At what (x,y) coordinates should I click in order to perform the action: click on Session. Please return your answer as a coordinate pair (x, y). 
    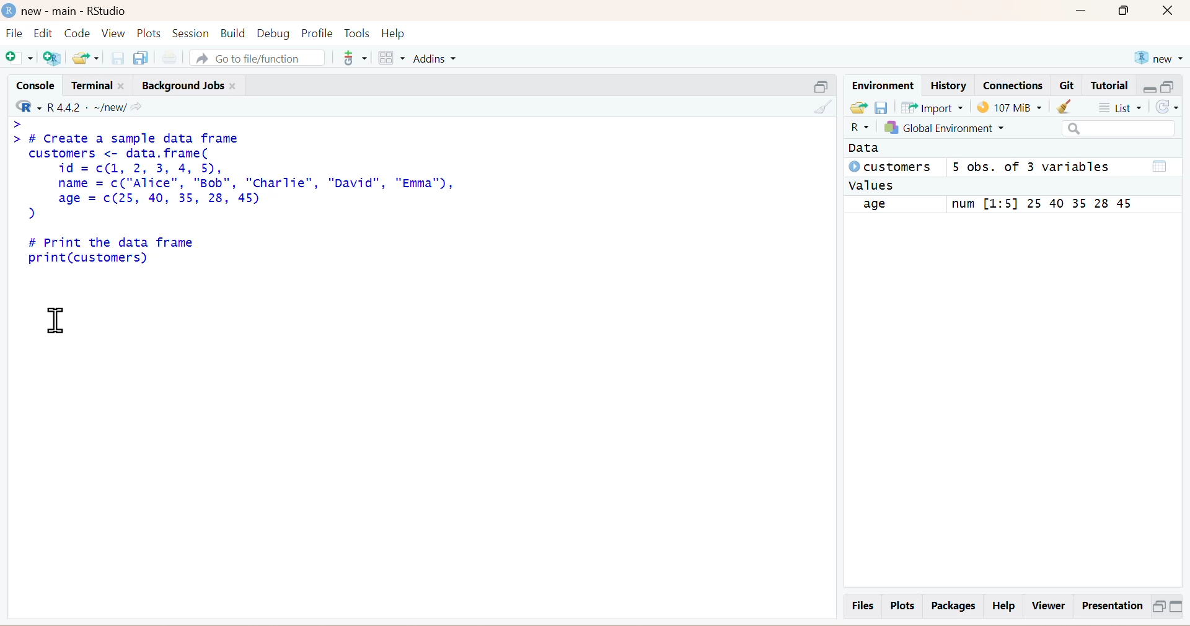
    Looking at the image, I should click on (190, 32).